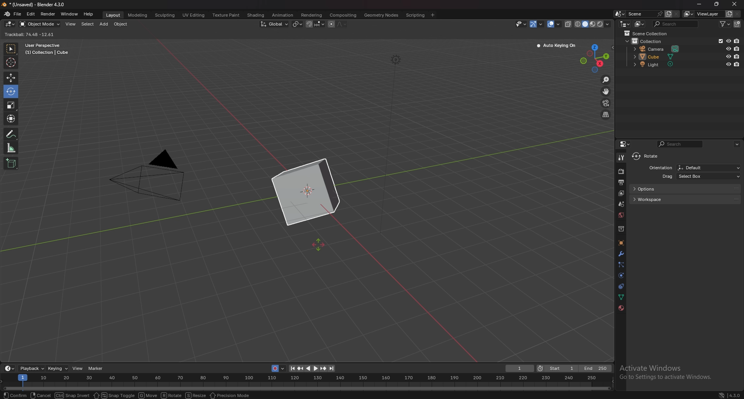  What do you see at coordinates (621, 182) in the screenshot?
I see `output` at bounding box center [621, 182].